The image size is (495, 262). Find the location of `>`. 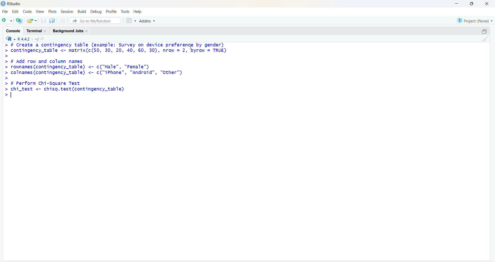

> is located at coordinates (7, 56).